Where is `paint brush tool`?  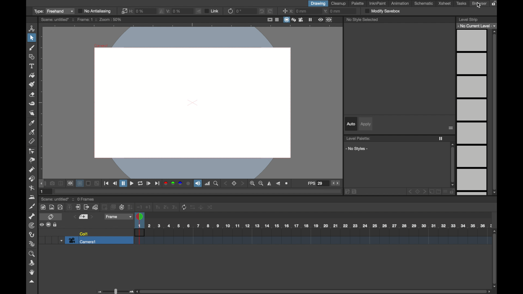 paint brush tool is located at coordinates (32, 48).